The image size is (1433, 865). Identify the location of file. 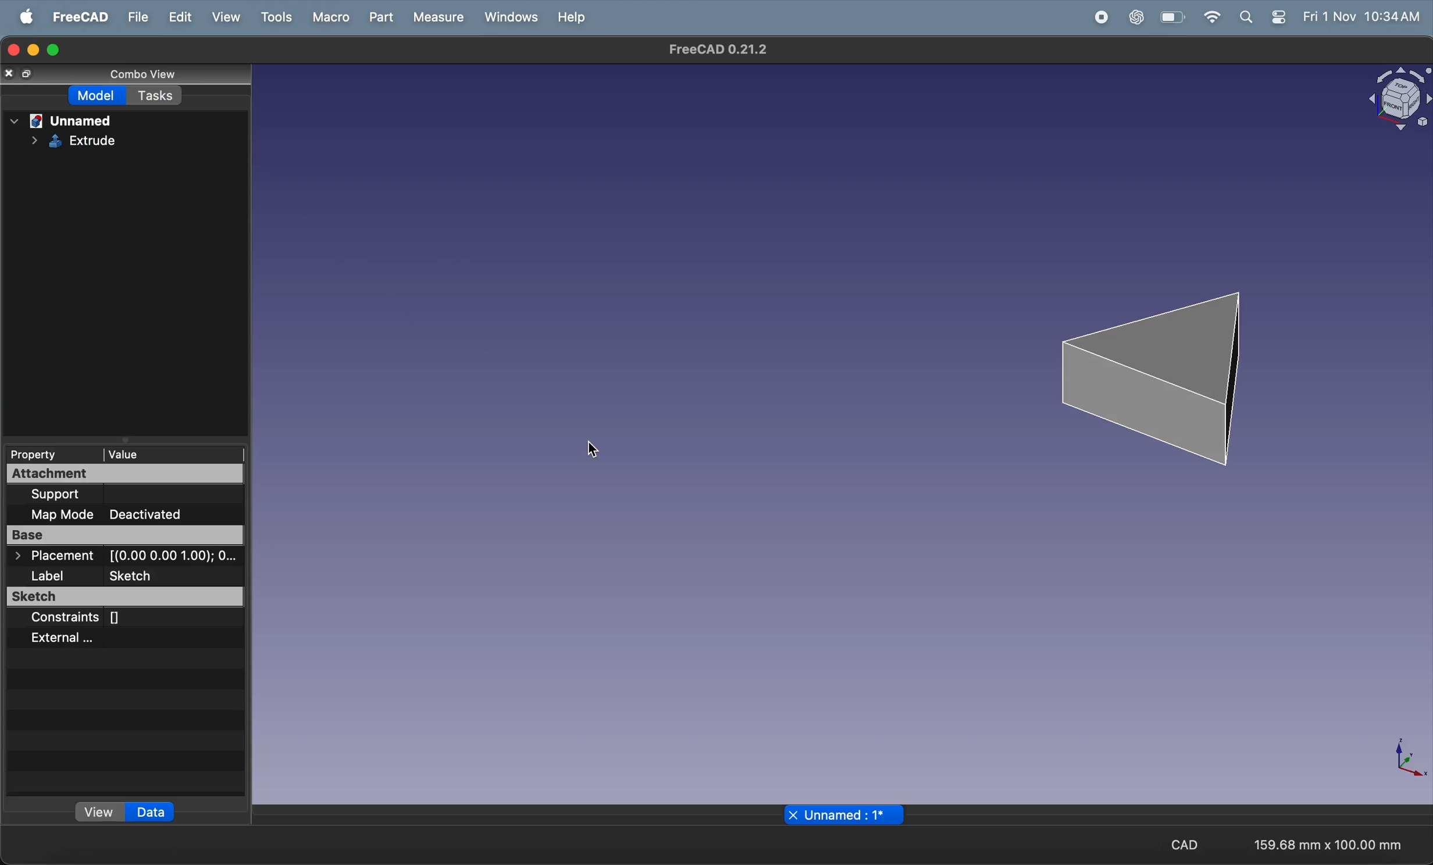
(137, 16).